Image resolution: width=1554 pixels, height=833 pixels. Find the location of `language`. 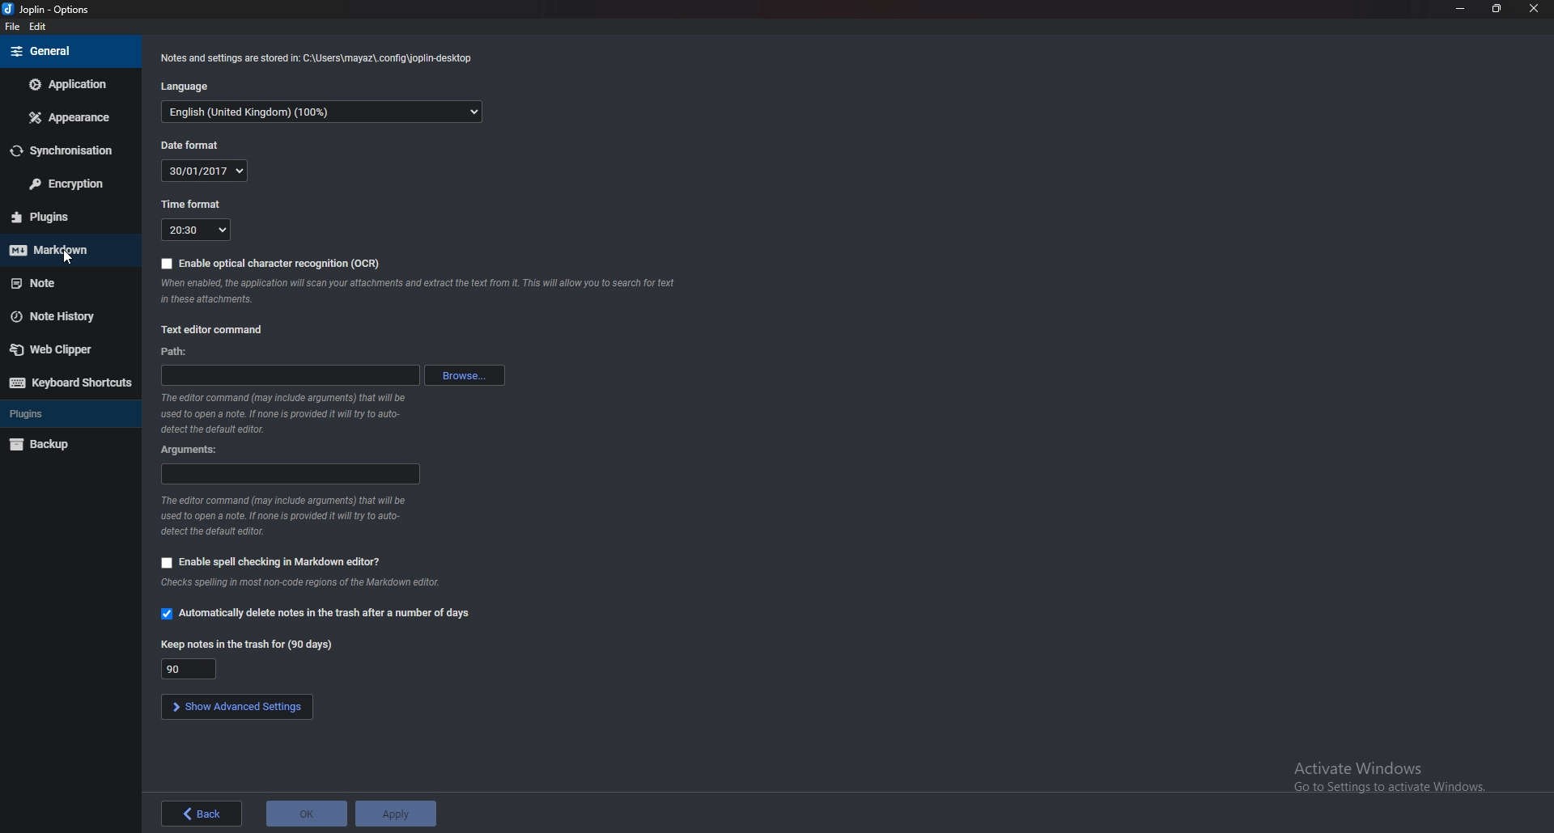

language is located at coordinates (189, 87).